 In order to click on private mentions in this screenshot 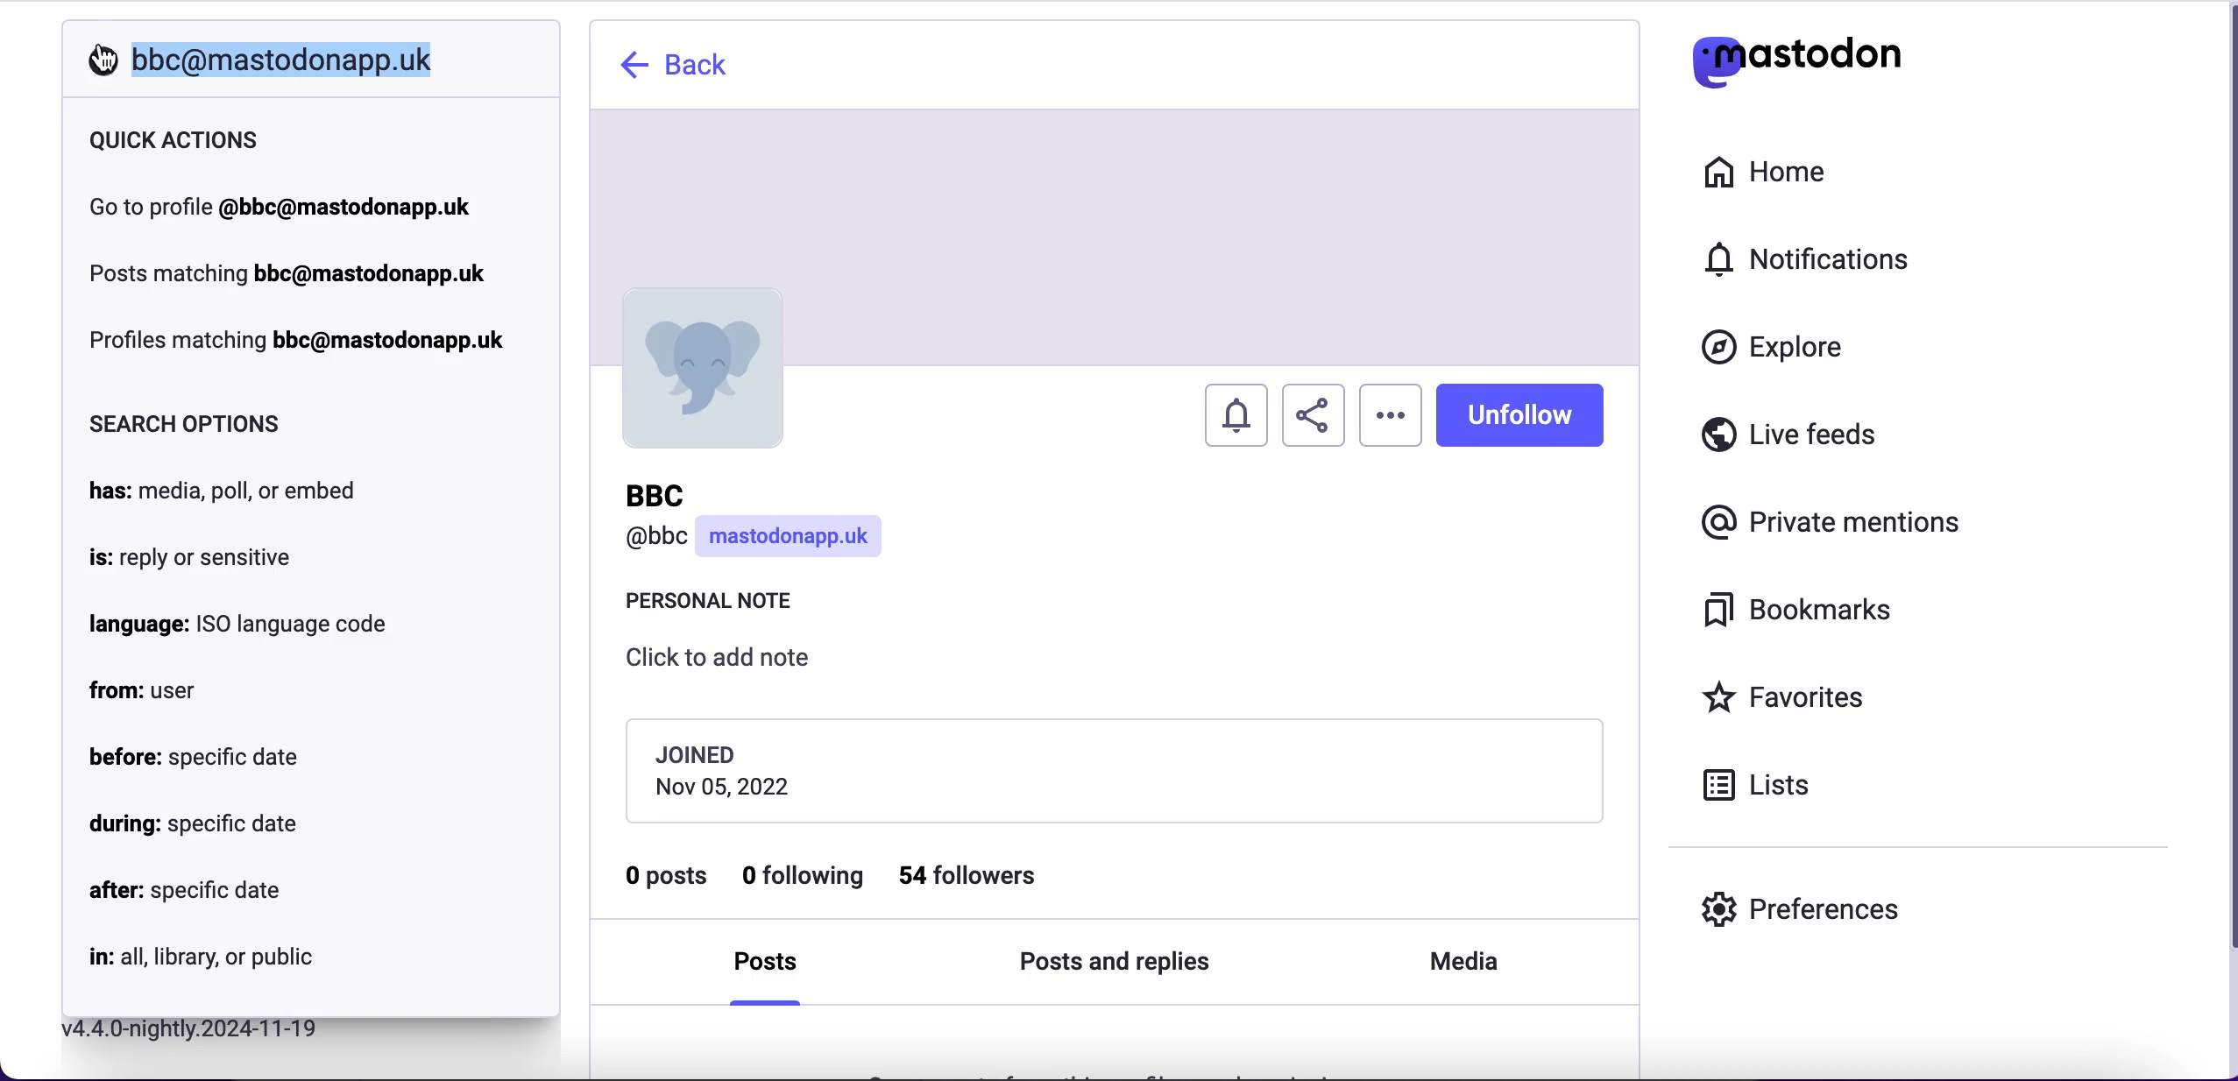, I will do `click(1837, 518)`.